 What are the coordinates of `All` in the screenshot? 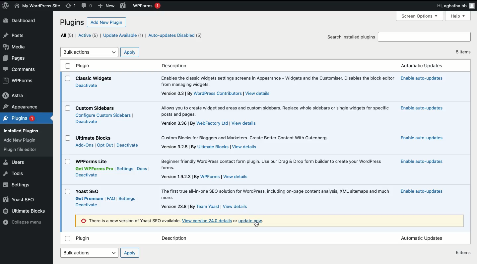 It's located at (67, 35).